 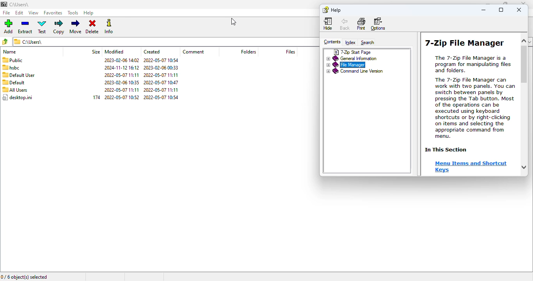 What do you see at coordinates (53, 13) in the screenshot?
I see `favorites` at bounding box center [53, 13].